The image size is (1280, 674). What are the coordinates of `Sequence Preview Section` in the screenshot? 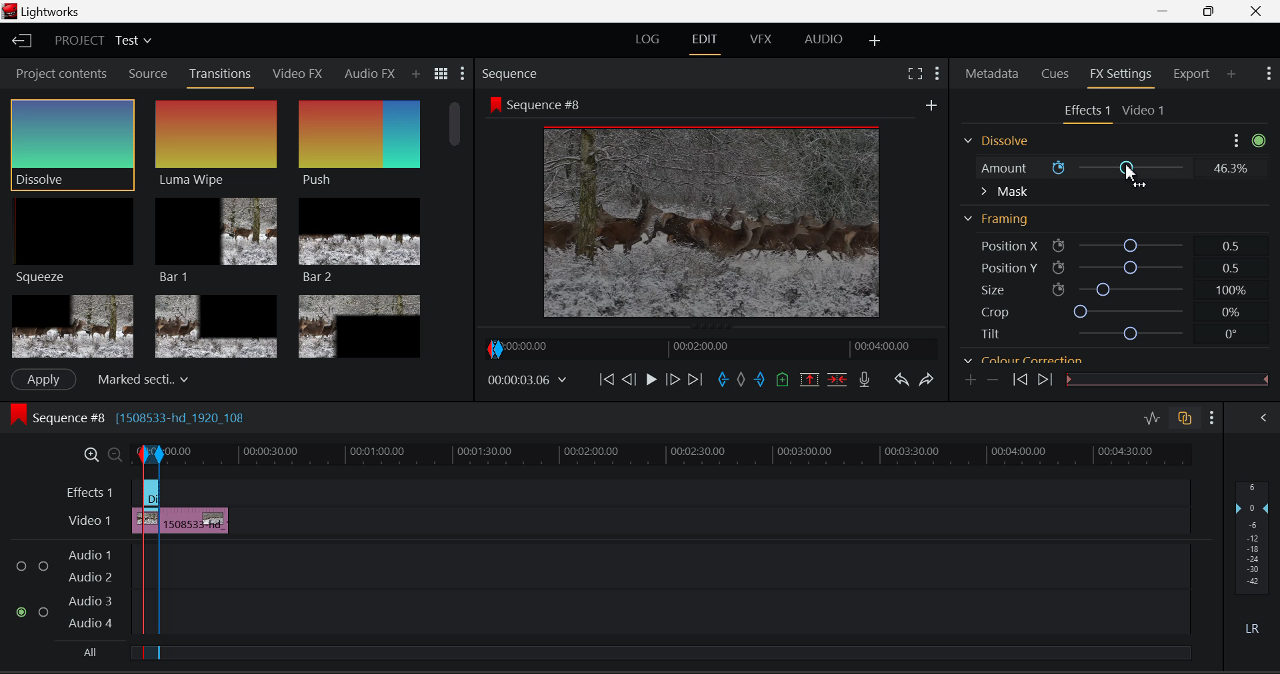 It's located at (512, 74).